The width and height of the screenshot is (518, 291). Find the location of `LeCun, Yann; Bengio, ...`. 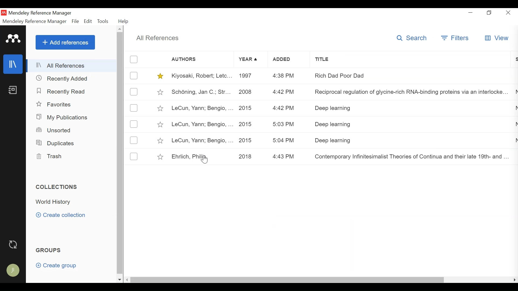

LeCun, Yann; Bengio, ... is located at coordinates (202, 140).